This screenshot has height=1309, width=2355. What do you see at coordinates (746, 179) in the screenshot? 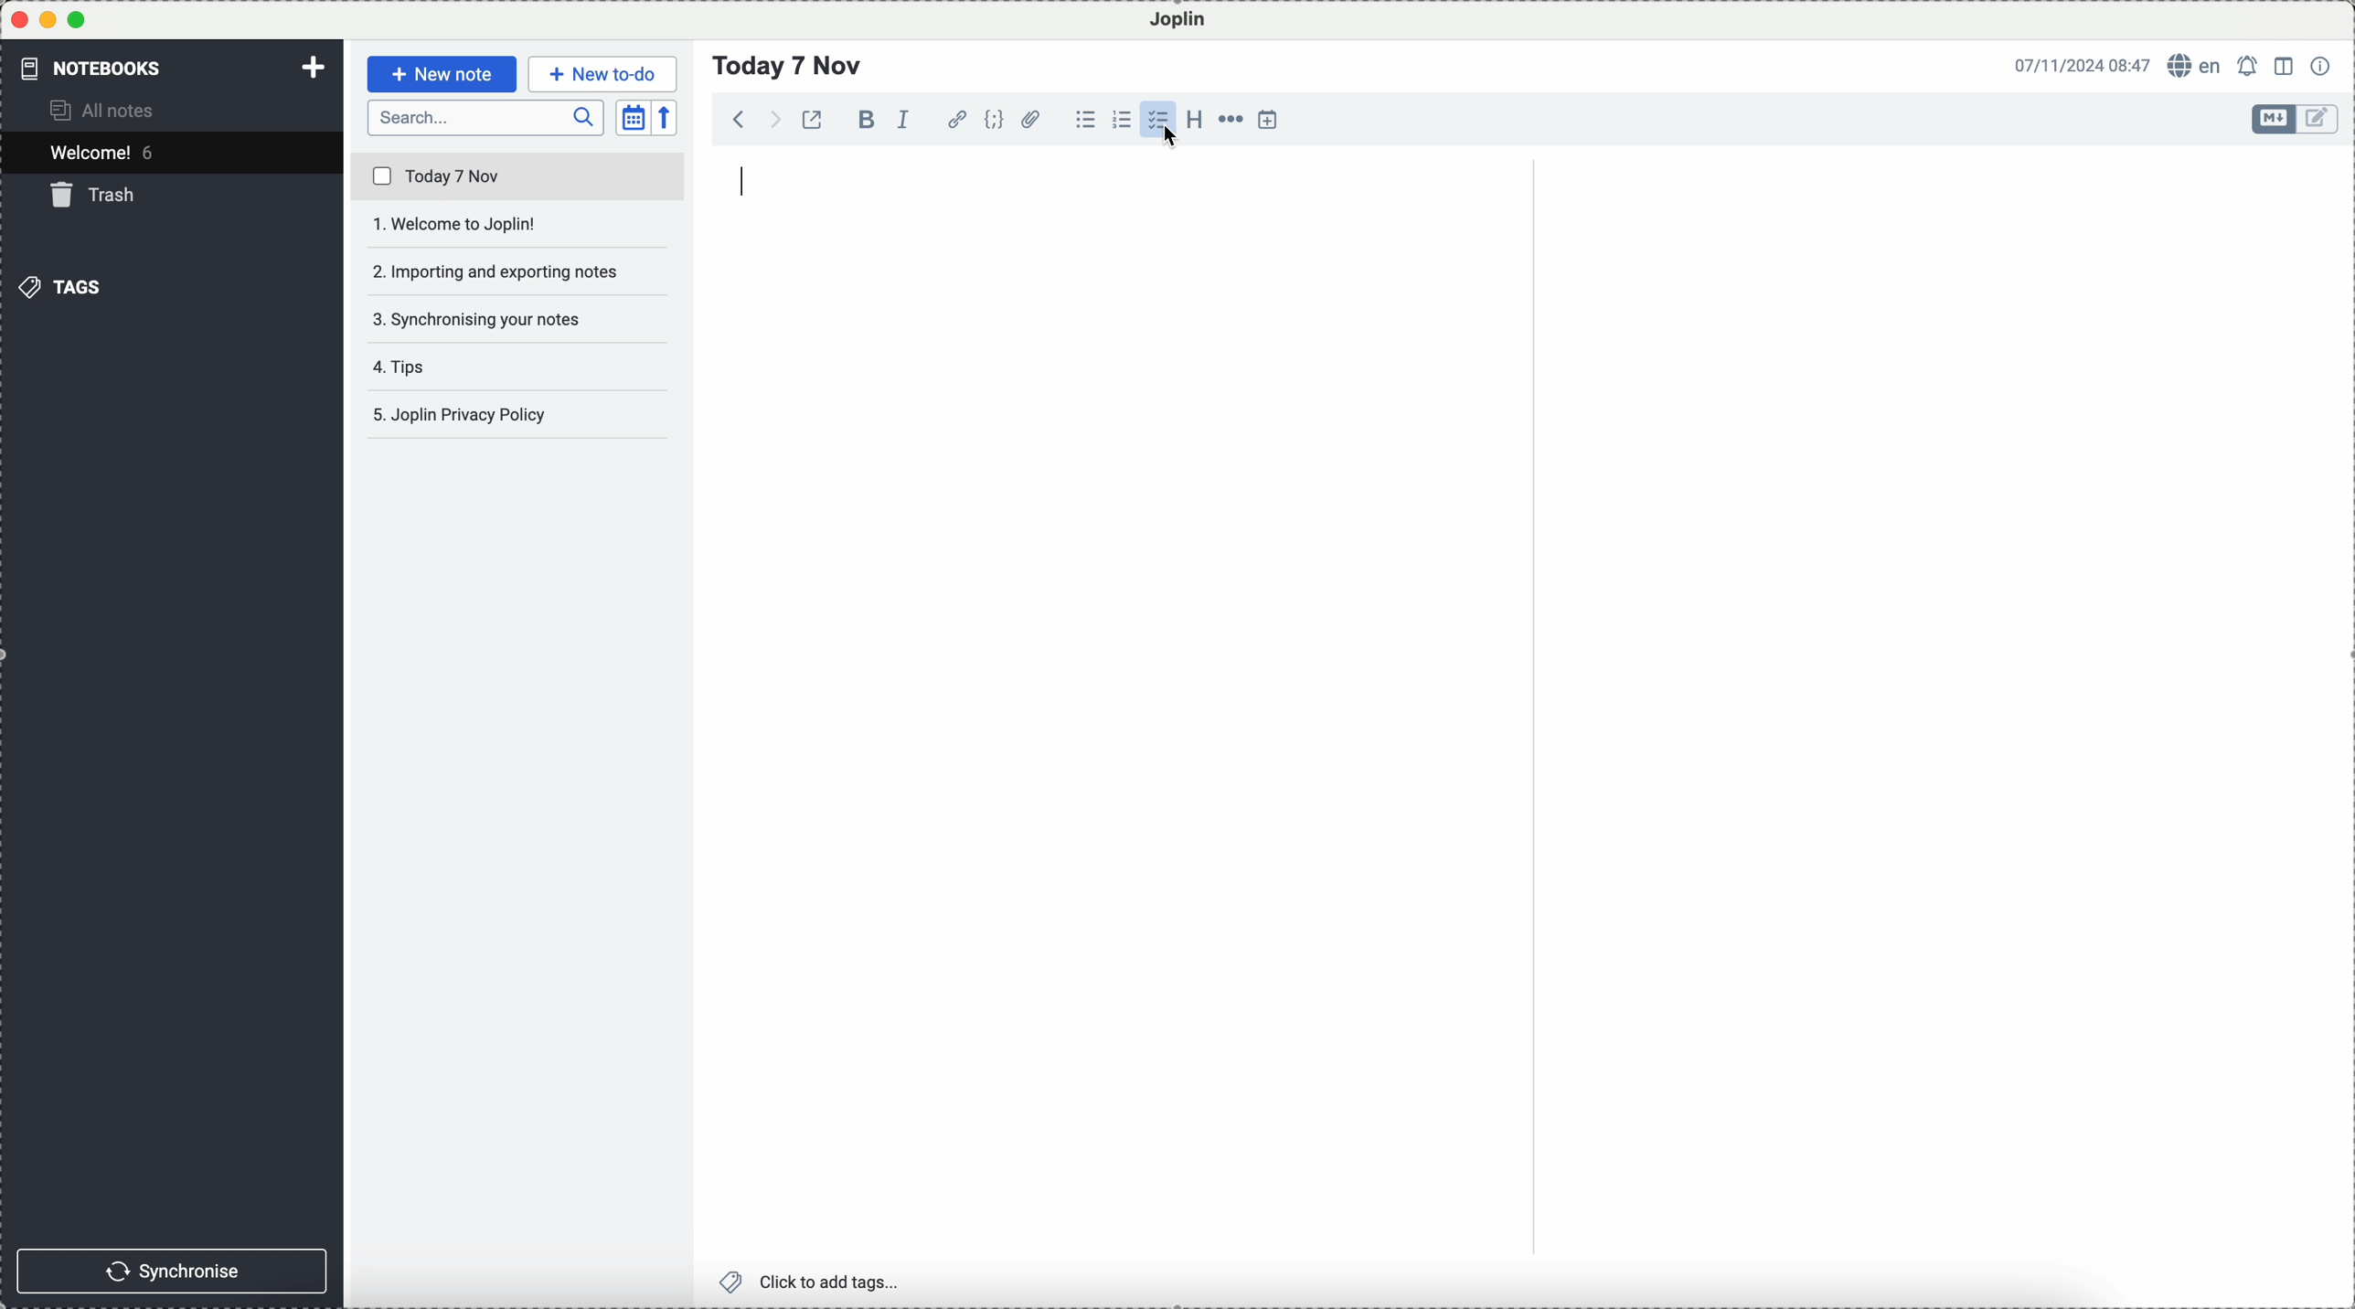
I see `typing` at bounding box center [746, 179].